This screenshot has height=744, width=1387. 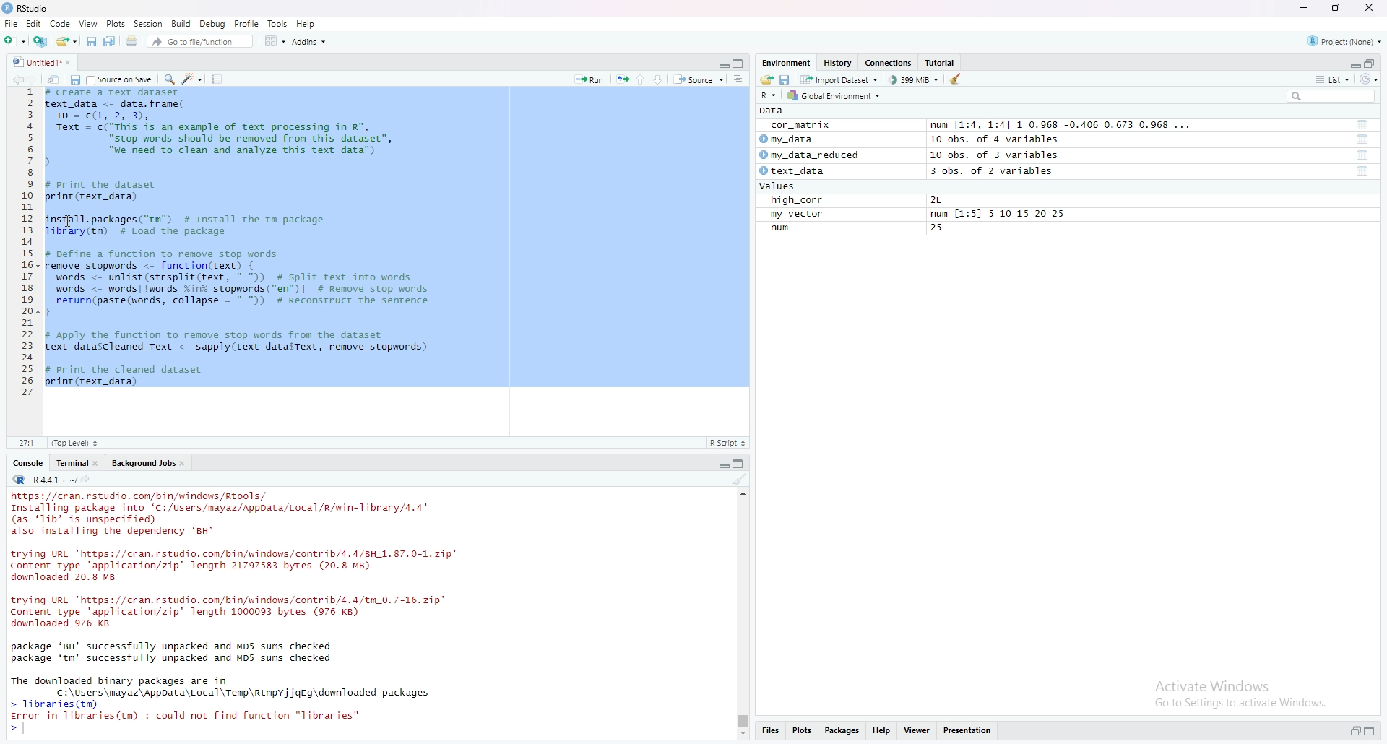 What do you see at coordinates (219, 78) in the screenshot?
I see `compile report` at bounding box center [219, 78].